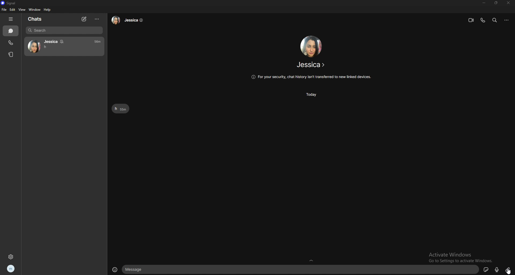 The image size is (515, 275). What do you see at coordinates (11, 54) in the screenshot?
I see `stories` at bounding box center [11, 54].